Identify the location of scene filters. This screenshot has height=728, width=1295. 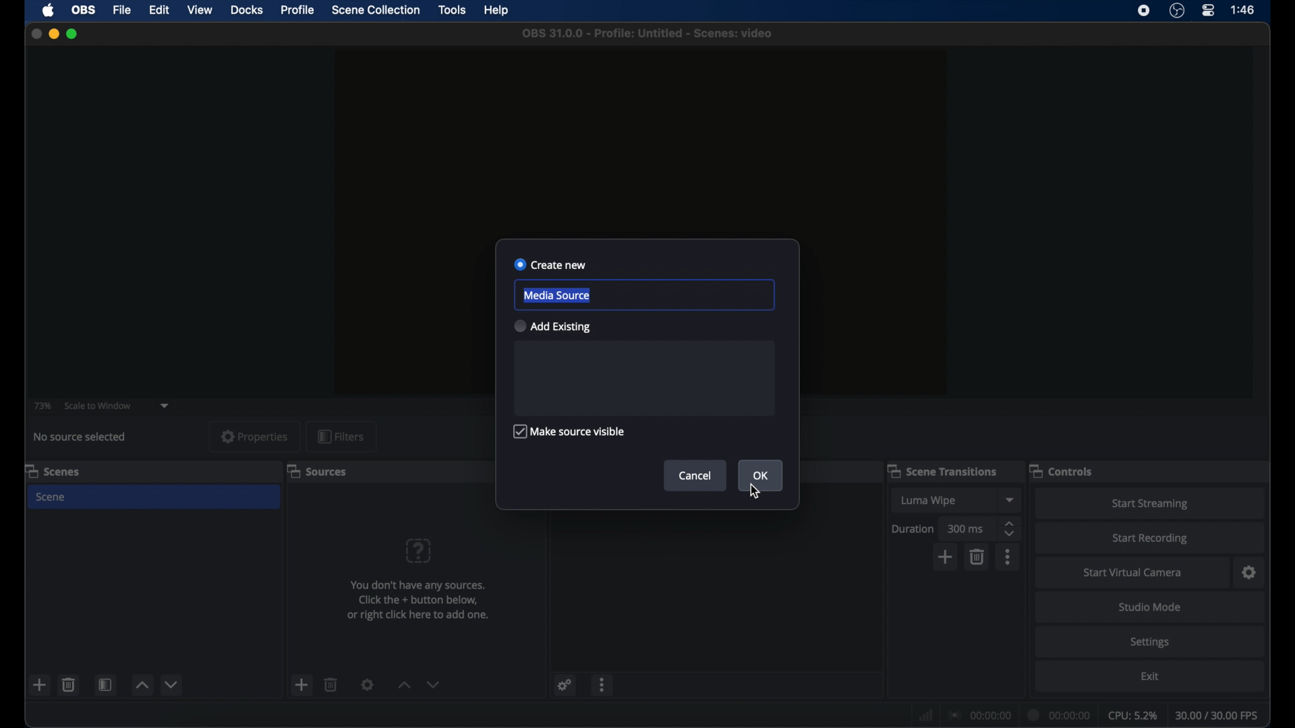
(105, 684).